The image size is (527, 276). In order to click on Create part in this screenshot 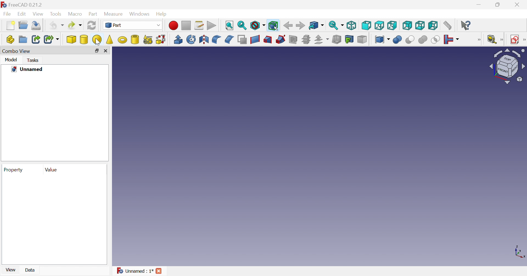, I will do `click(11, 39)`.